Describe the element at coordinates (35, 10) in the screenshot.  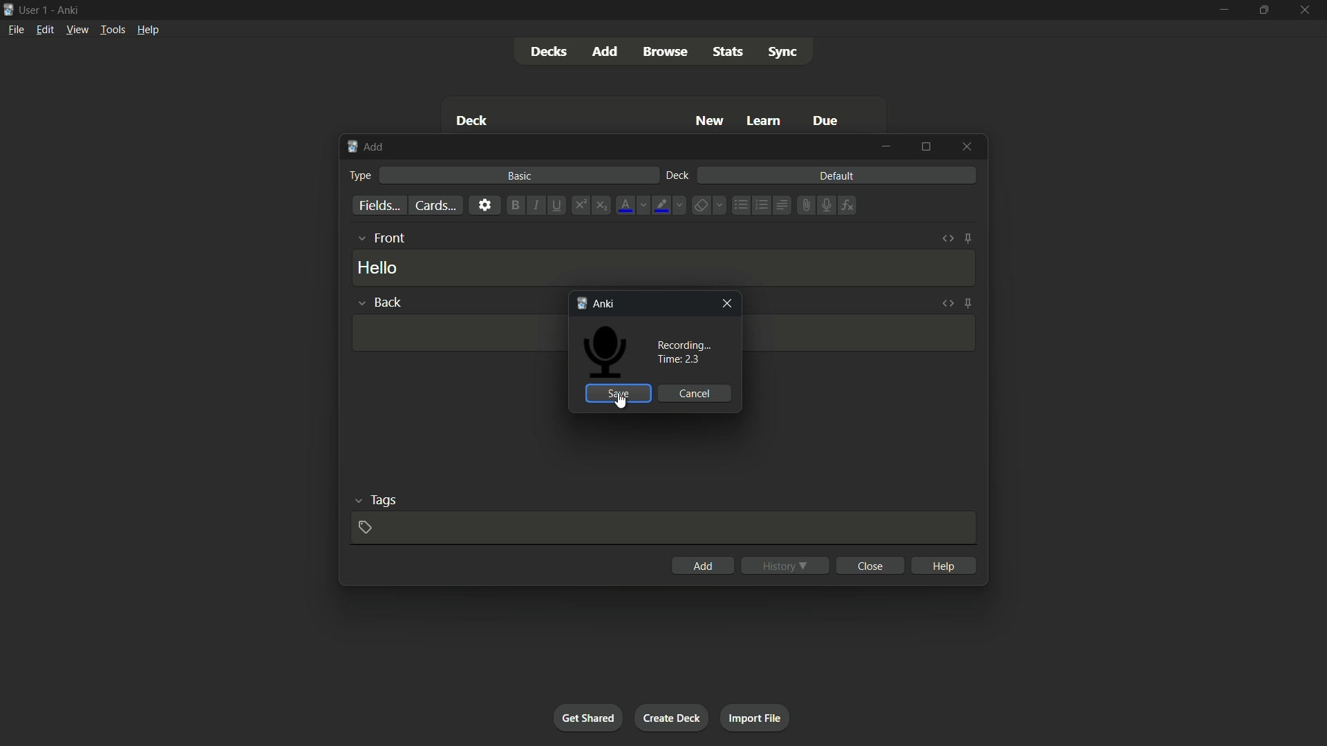
I see `user 1` at that location.